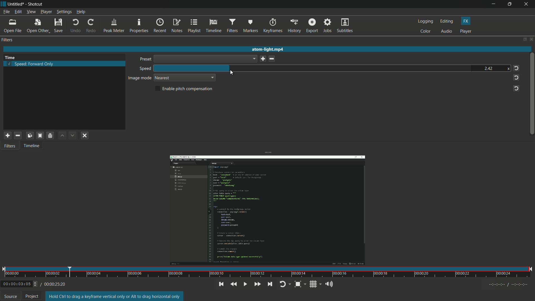 The width and height of the screenshot is (535, 301). I want to click on save, so click(262, 59).